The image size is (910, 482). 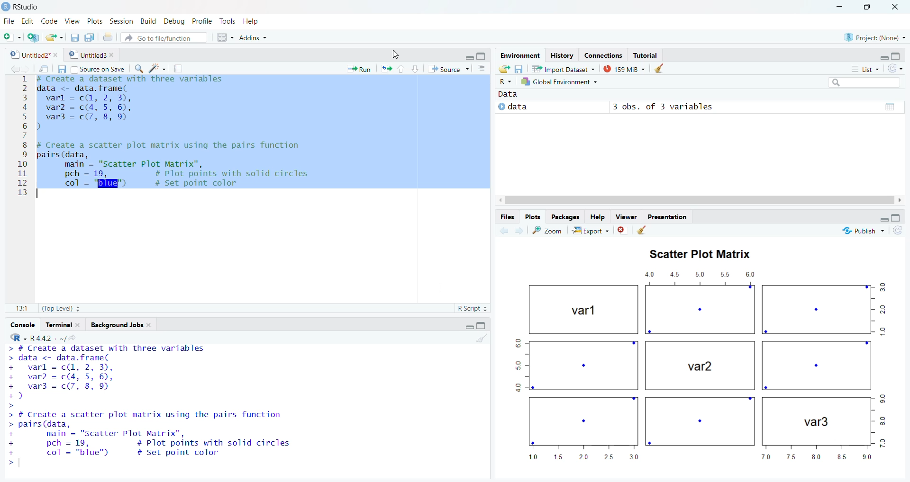 I want to click on History, so click(x=561, y=55).